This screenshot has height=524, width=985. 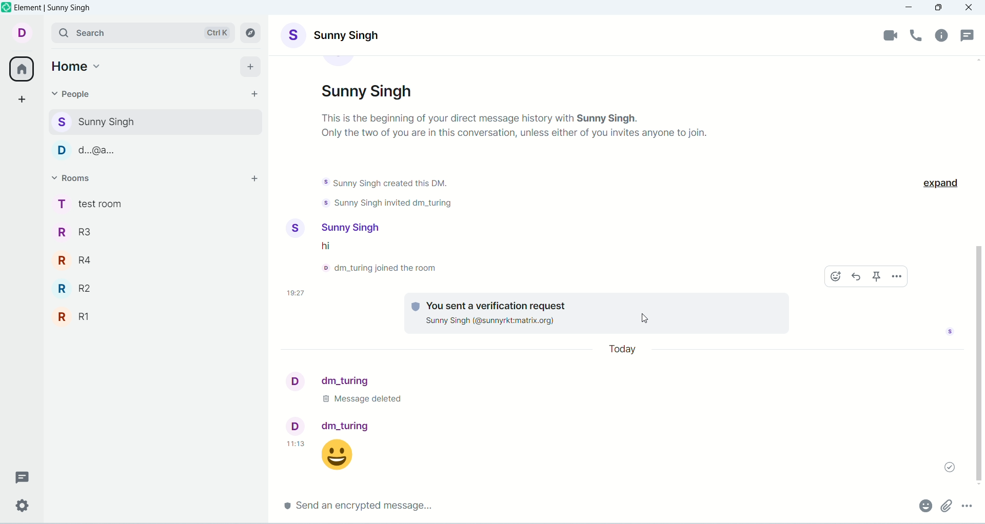 I want to click on d...@..., so click(x=152, y=149).